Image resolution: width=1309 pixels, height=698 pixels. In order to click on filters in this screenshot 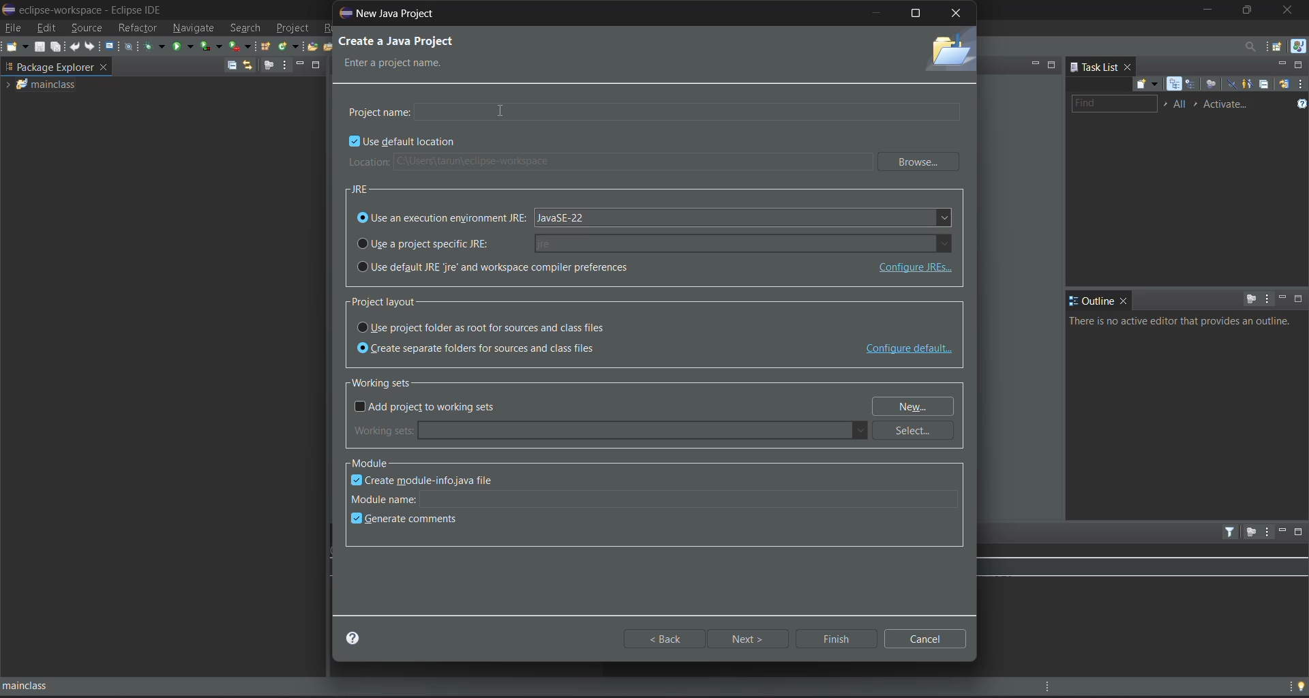, I will do `click(1231, 532)`.